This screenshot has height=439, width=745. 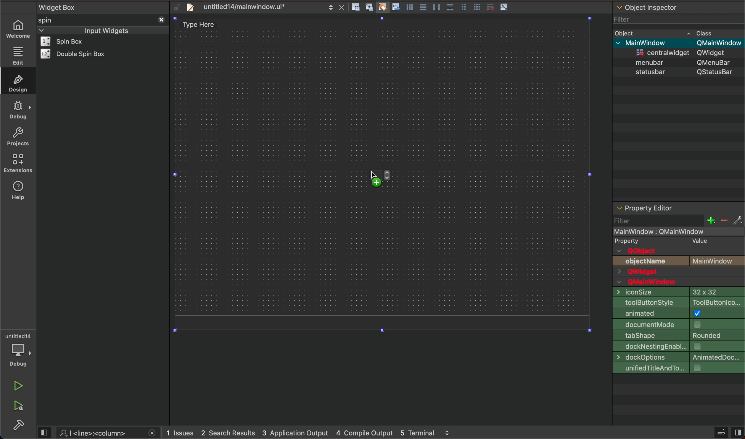 What do you see at coordinates (678, 302) in the screenshot?
I see `toolbutton style` at bounding box center [678, 302].